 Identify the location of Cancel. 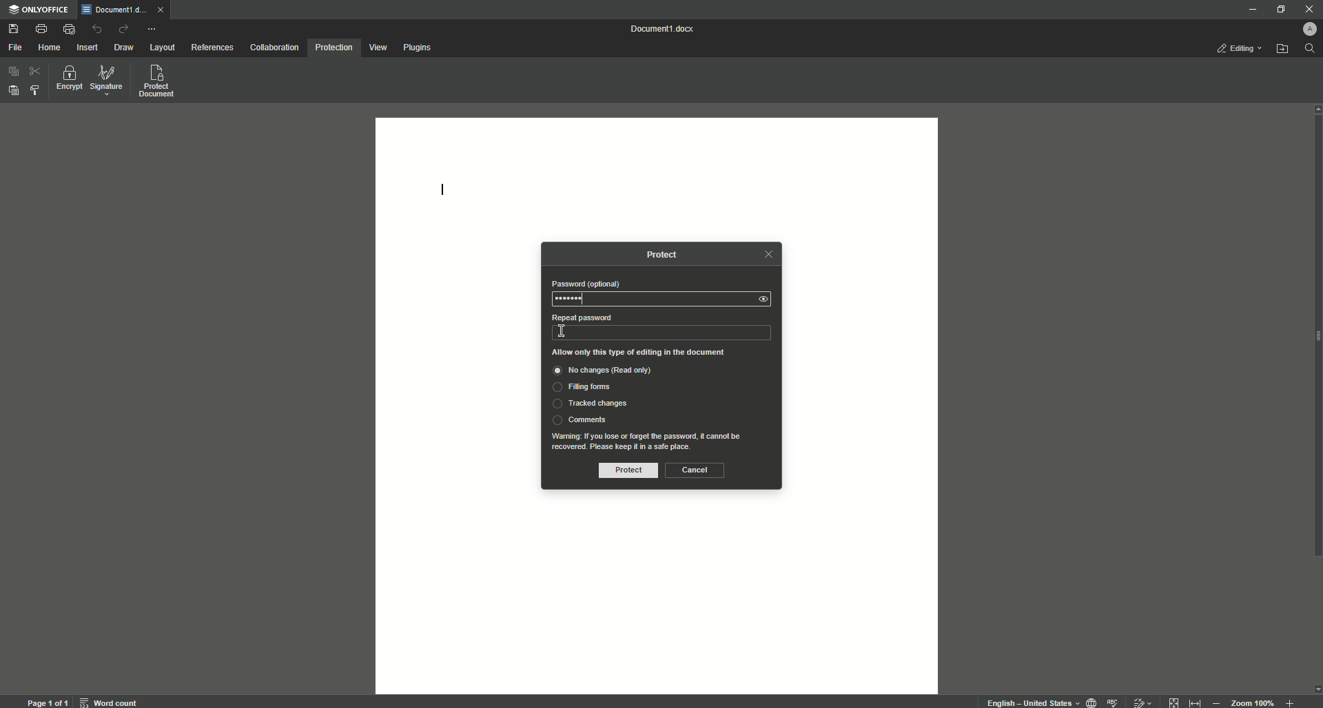
(695, 470).